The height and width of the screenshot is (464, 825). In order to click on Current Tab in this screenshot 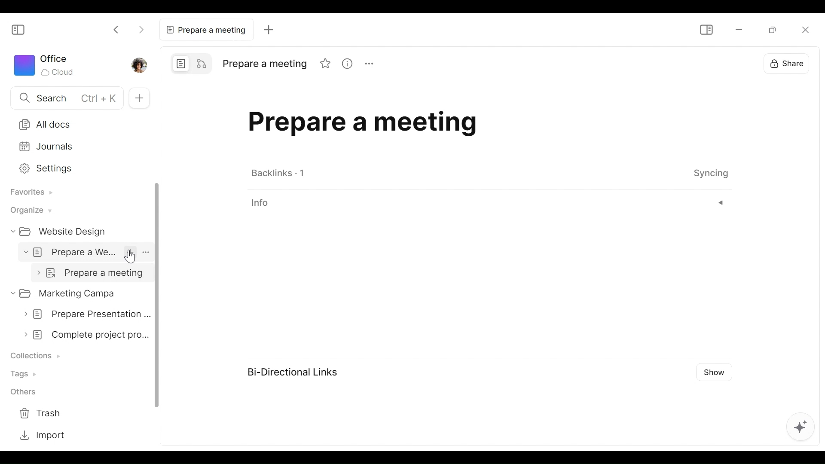, I will do `click(203, 28)`.